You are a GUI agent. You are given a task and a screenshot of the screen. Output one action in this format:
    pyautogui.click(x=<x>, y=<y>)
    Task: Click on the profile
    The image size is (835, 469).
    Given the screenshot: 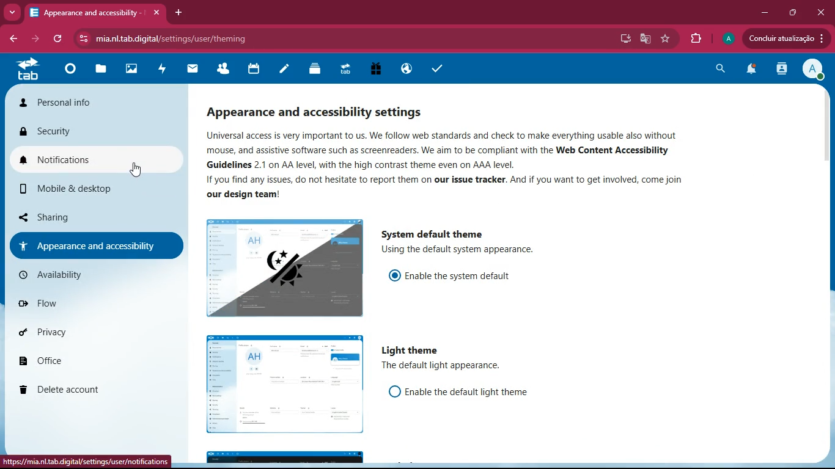 What is the action you would take?
    pyautogui.click(x=814, y=69)
    